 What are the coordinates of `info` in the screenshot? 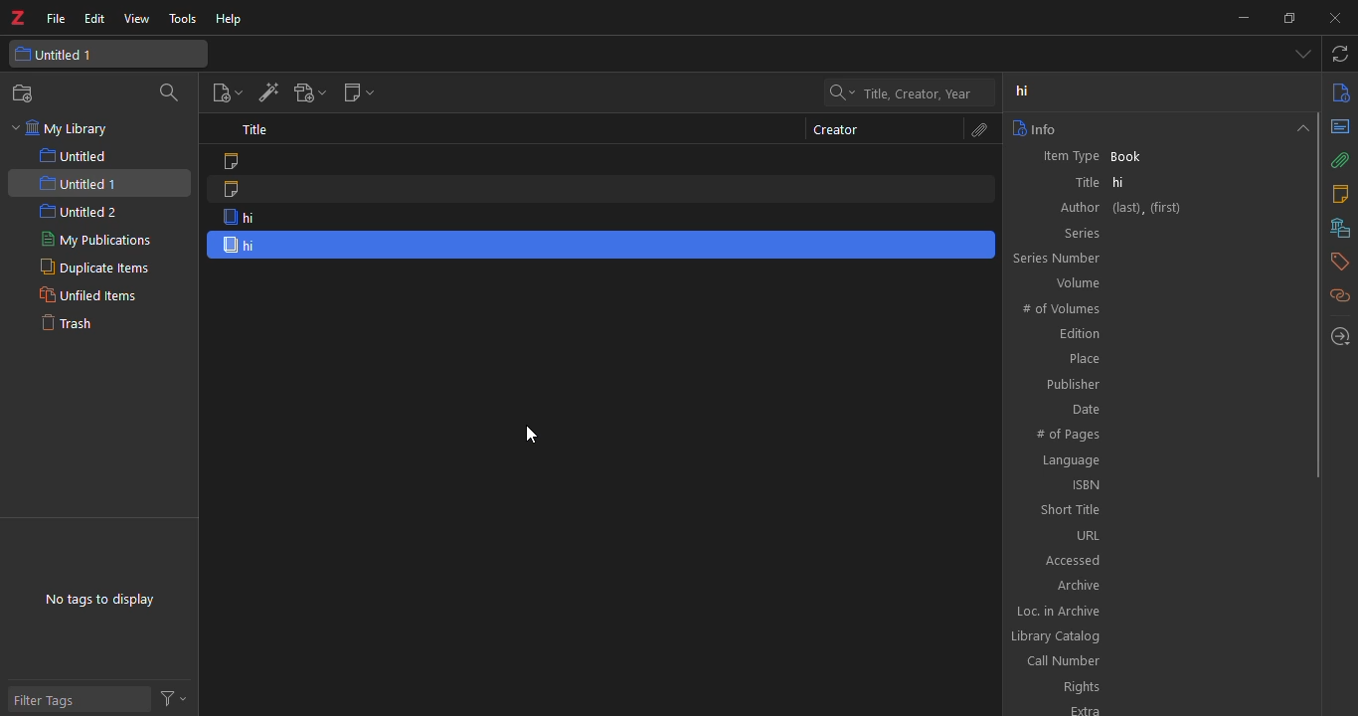 It's located at (1342, 91).